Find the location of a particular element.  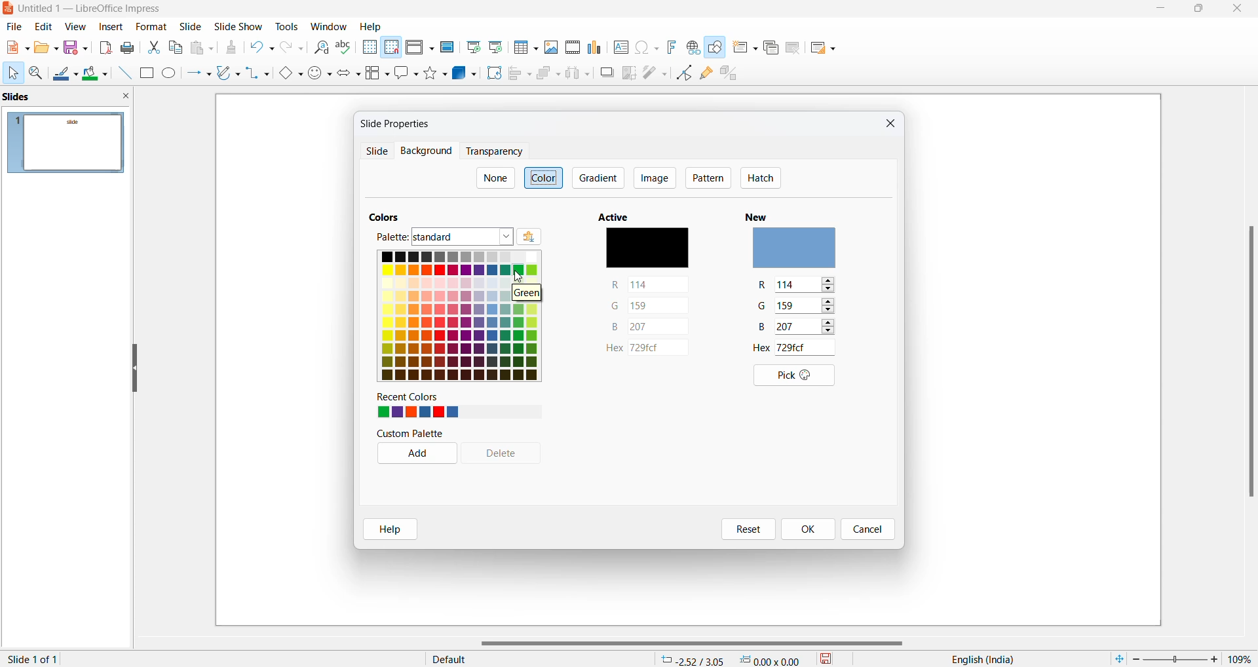

zoom slider is located at coordinates (1175, 658).